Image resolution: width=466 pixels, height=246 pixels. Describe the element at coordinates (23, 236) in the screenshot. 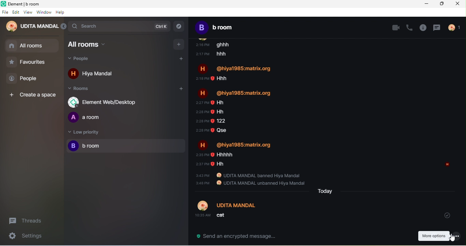

I see `settings` at that location.